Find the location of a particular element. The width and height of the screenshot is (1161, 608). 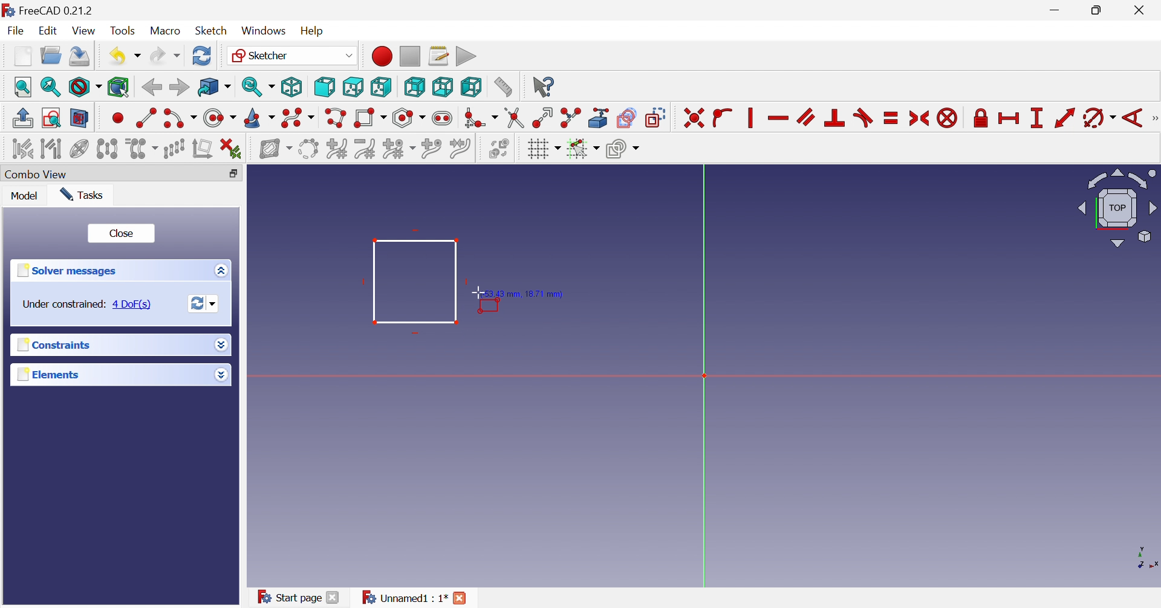

Square is located at coordinates (414, 281).